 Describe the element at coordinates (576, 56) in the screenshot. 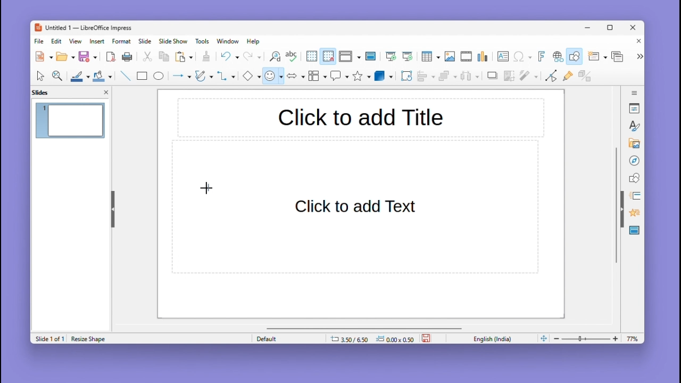

I see `Draw function` at that location.